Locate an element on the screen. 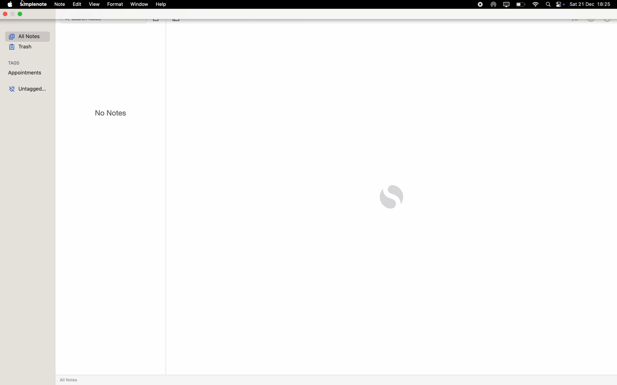  edit is located at coordinates (76, 4).